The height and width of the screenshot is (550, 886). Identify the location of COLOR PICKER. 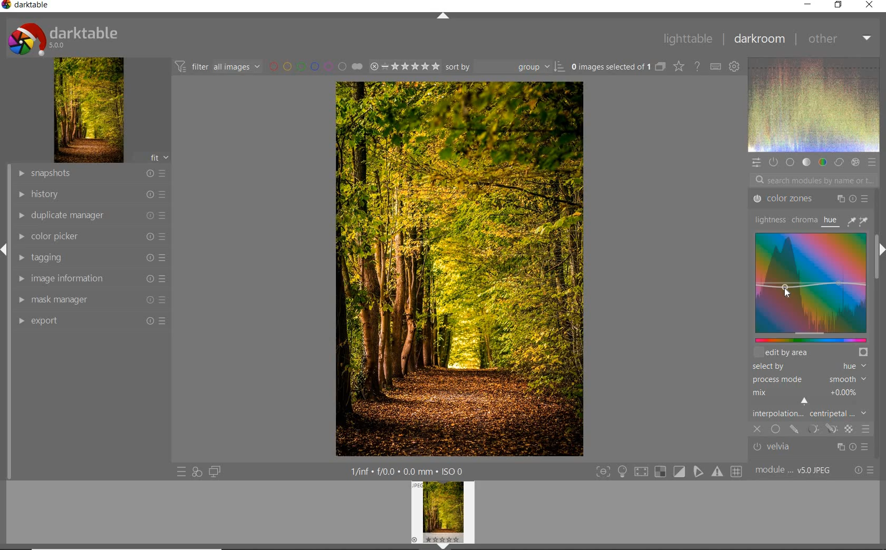
(90, 237).